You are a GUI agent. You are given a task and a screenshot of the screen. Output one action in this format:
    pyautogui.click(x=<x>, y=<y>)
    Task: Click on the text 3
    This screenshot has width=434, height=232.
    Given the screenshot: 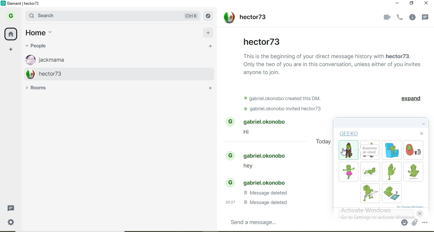 What is the action you would take?
    pyautogui.click(x=286, y=109)
    